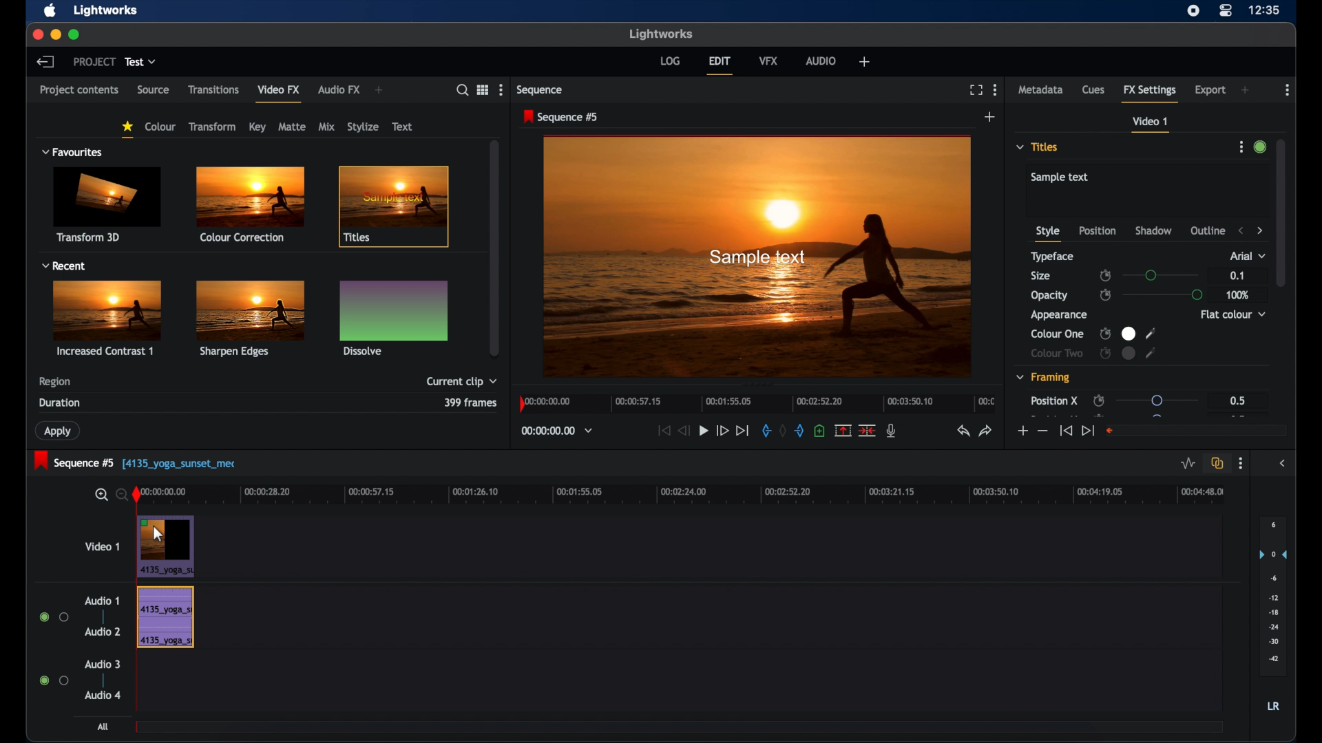  I want to click on appearance, so click(1059, 316).